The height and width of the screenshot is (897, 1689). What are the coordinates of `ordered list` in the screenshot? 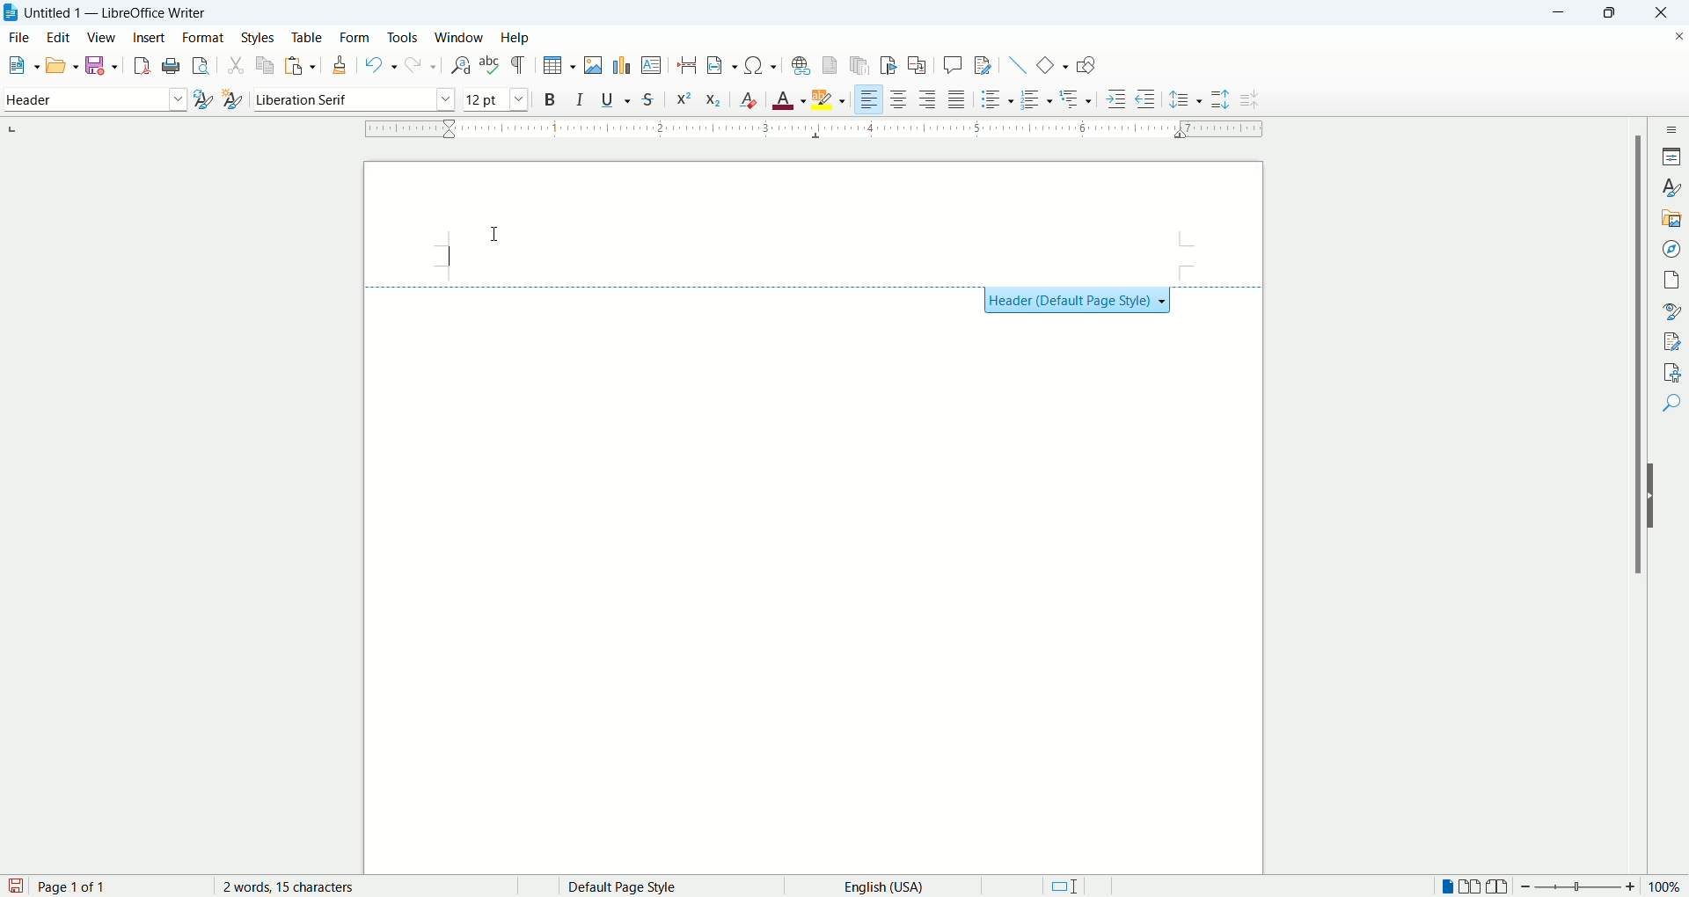 It's located at (1035, 99).